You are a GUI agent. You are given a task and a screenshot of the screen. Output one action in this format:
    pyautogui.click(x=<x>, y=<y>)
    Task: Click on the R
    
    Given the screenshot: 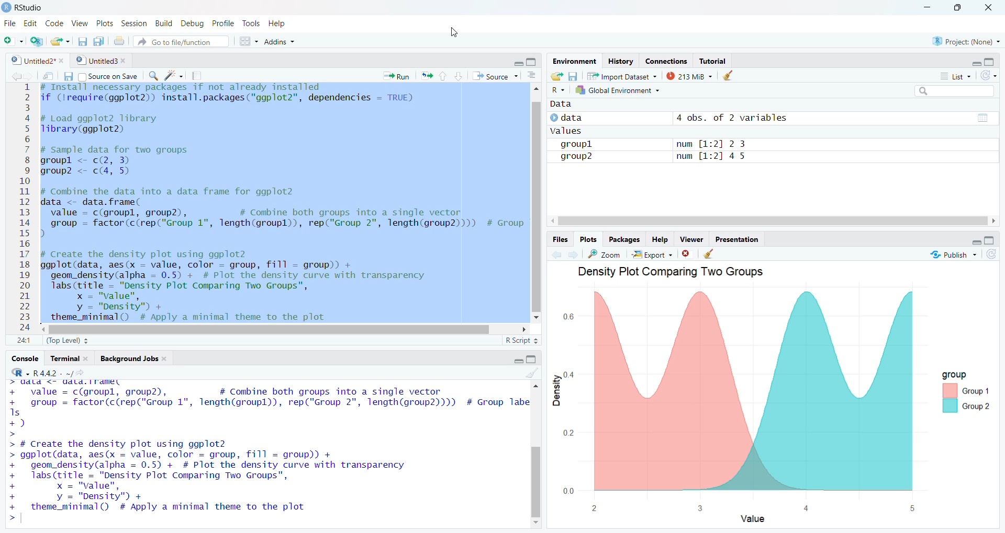 What is the action you would take?
    pyautogui.click(x=558, y=90)
    